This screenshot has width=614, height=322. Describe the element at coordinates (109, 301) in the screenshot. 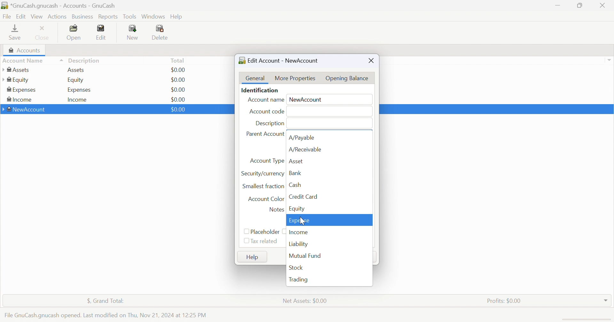

I see `$, Grand Total:` at that location.